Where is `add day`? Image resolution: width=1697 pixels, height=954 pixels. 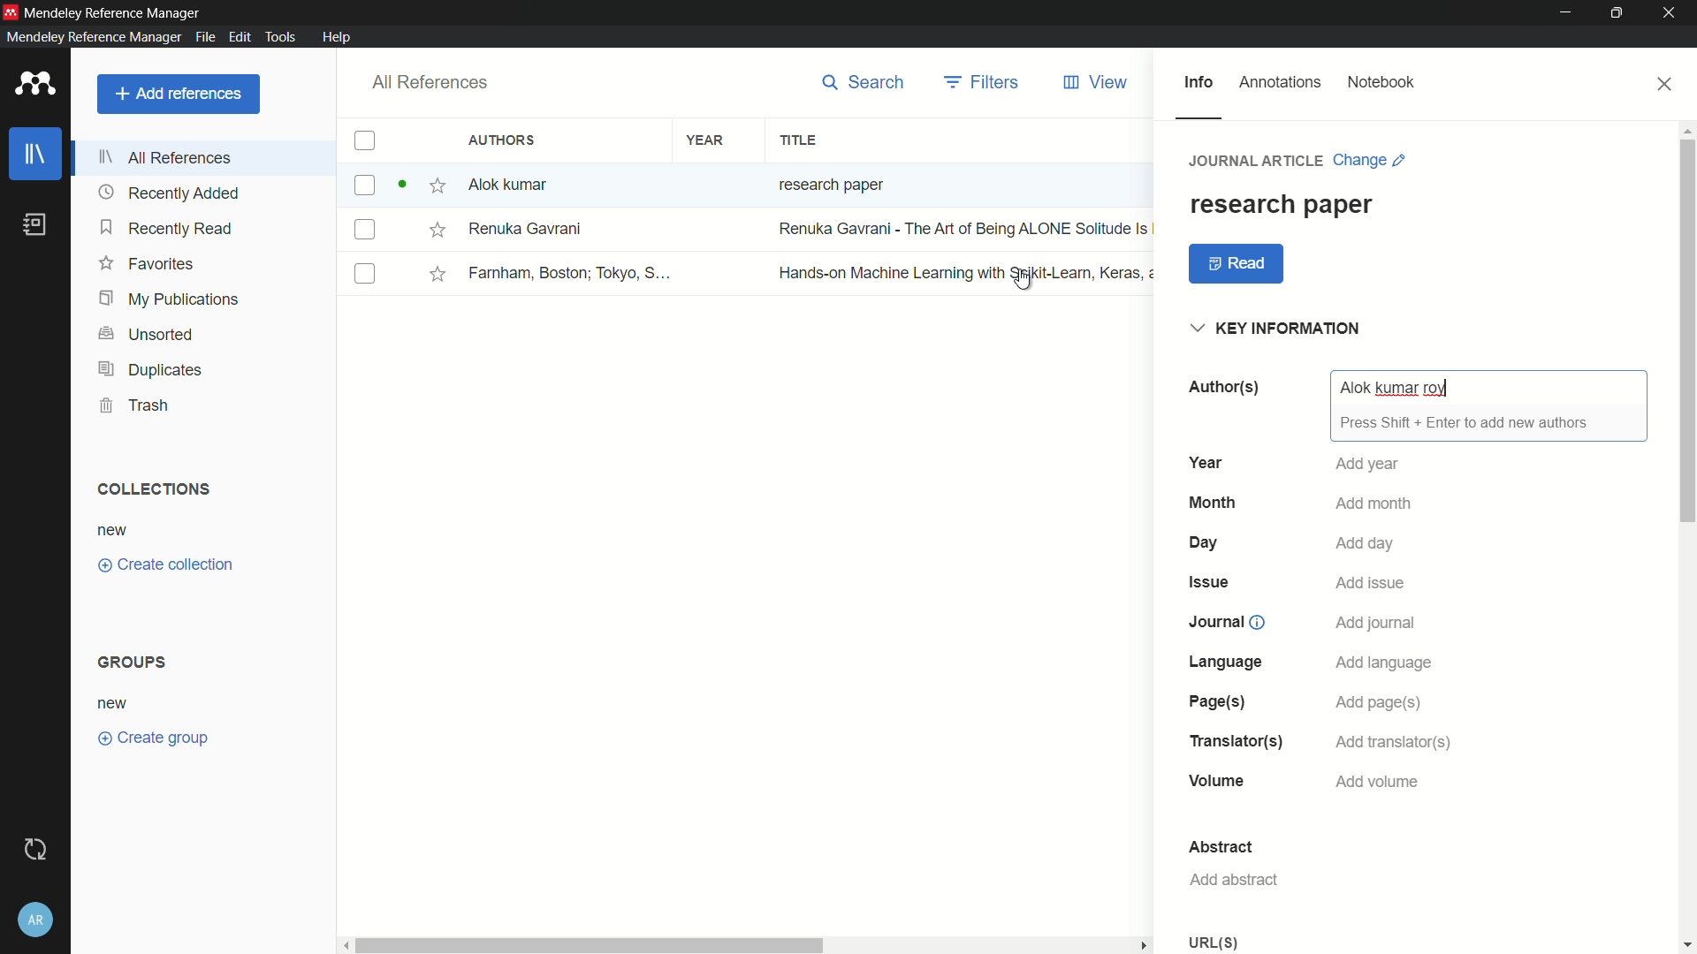
add day is located at coordinates (1366, 542).